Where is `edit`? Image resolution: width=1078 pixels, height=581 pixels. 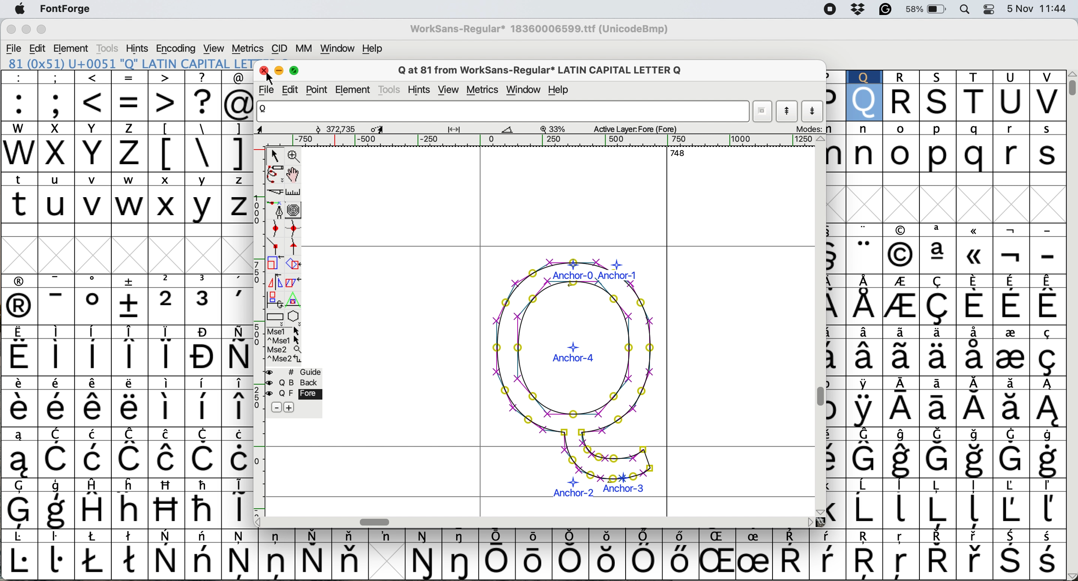 edit is located at coordinates (295, 90).